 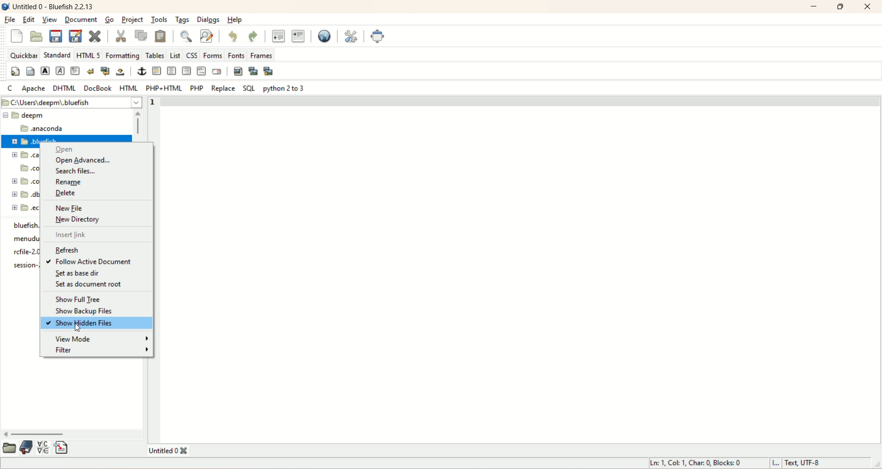 I want to click on email, so click(x=218, y=72).